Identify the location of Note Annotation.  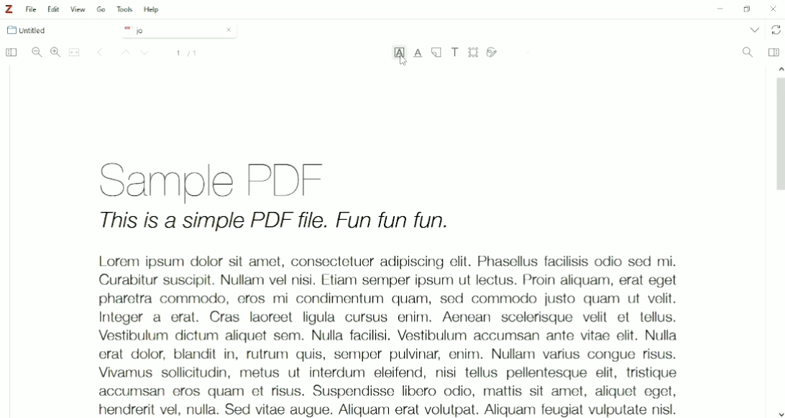
(436, 53).